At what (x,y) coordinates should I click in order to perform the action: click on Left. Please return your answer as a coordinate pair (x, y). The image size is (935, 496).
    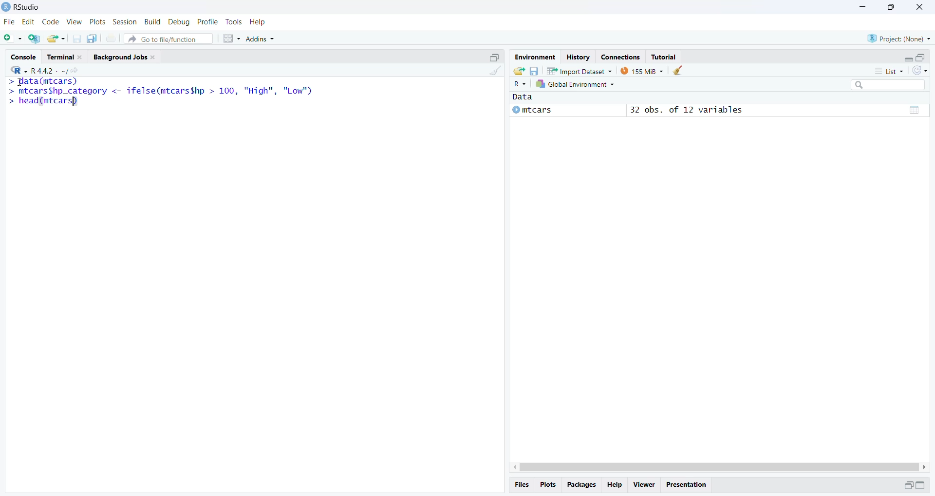
    Looking at the image, I should click on (511, 465).